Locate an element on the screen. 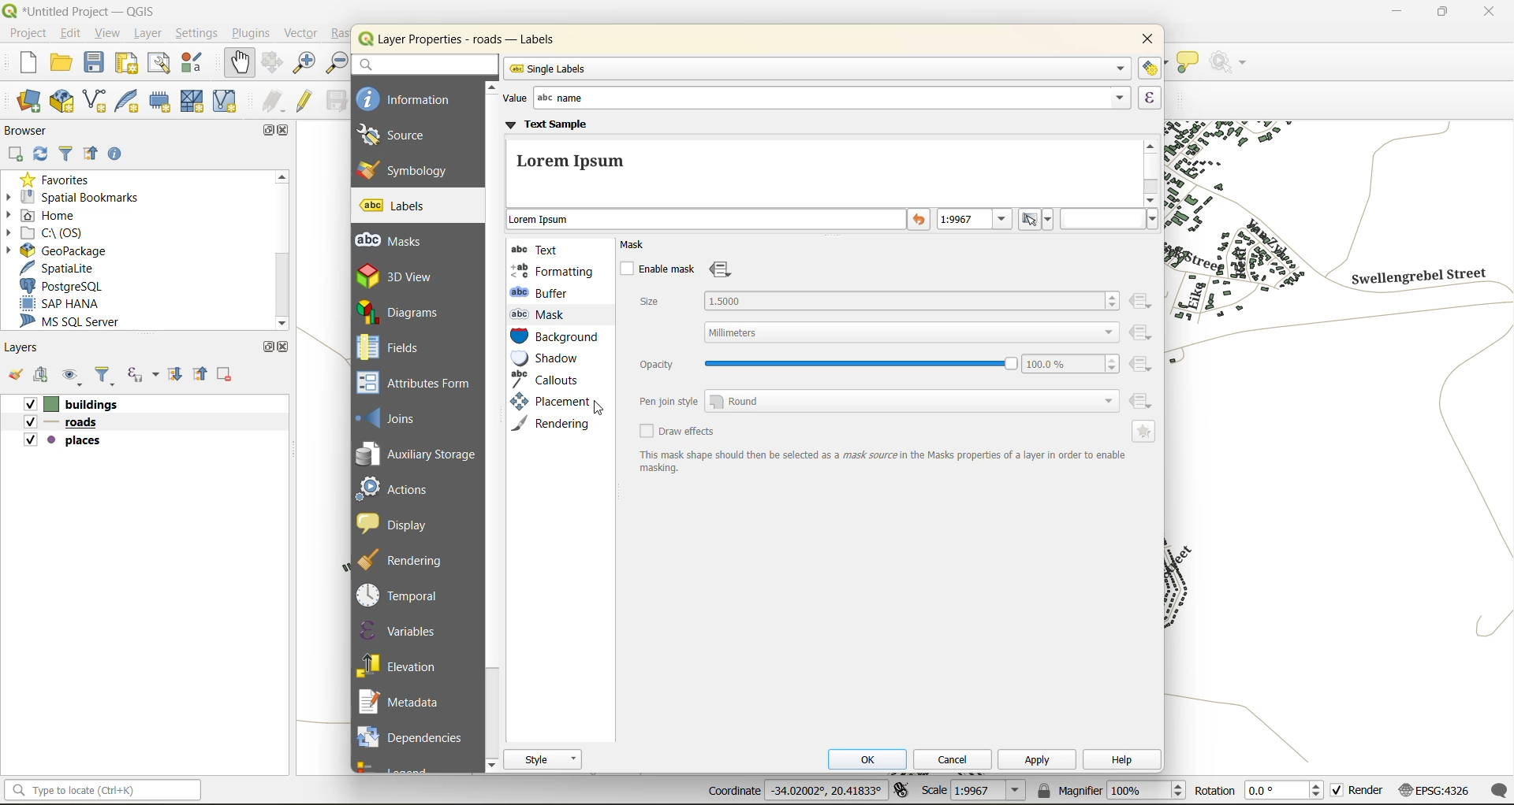  style manager is located at coordinates (199, 65).